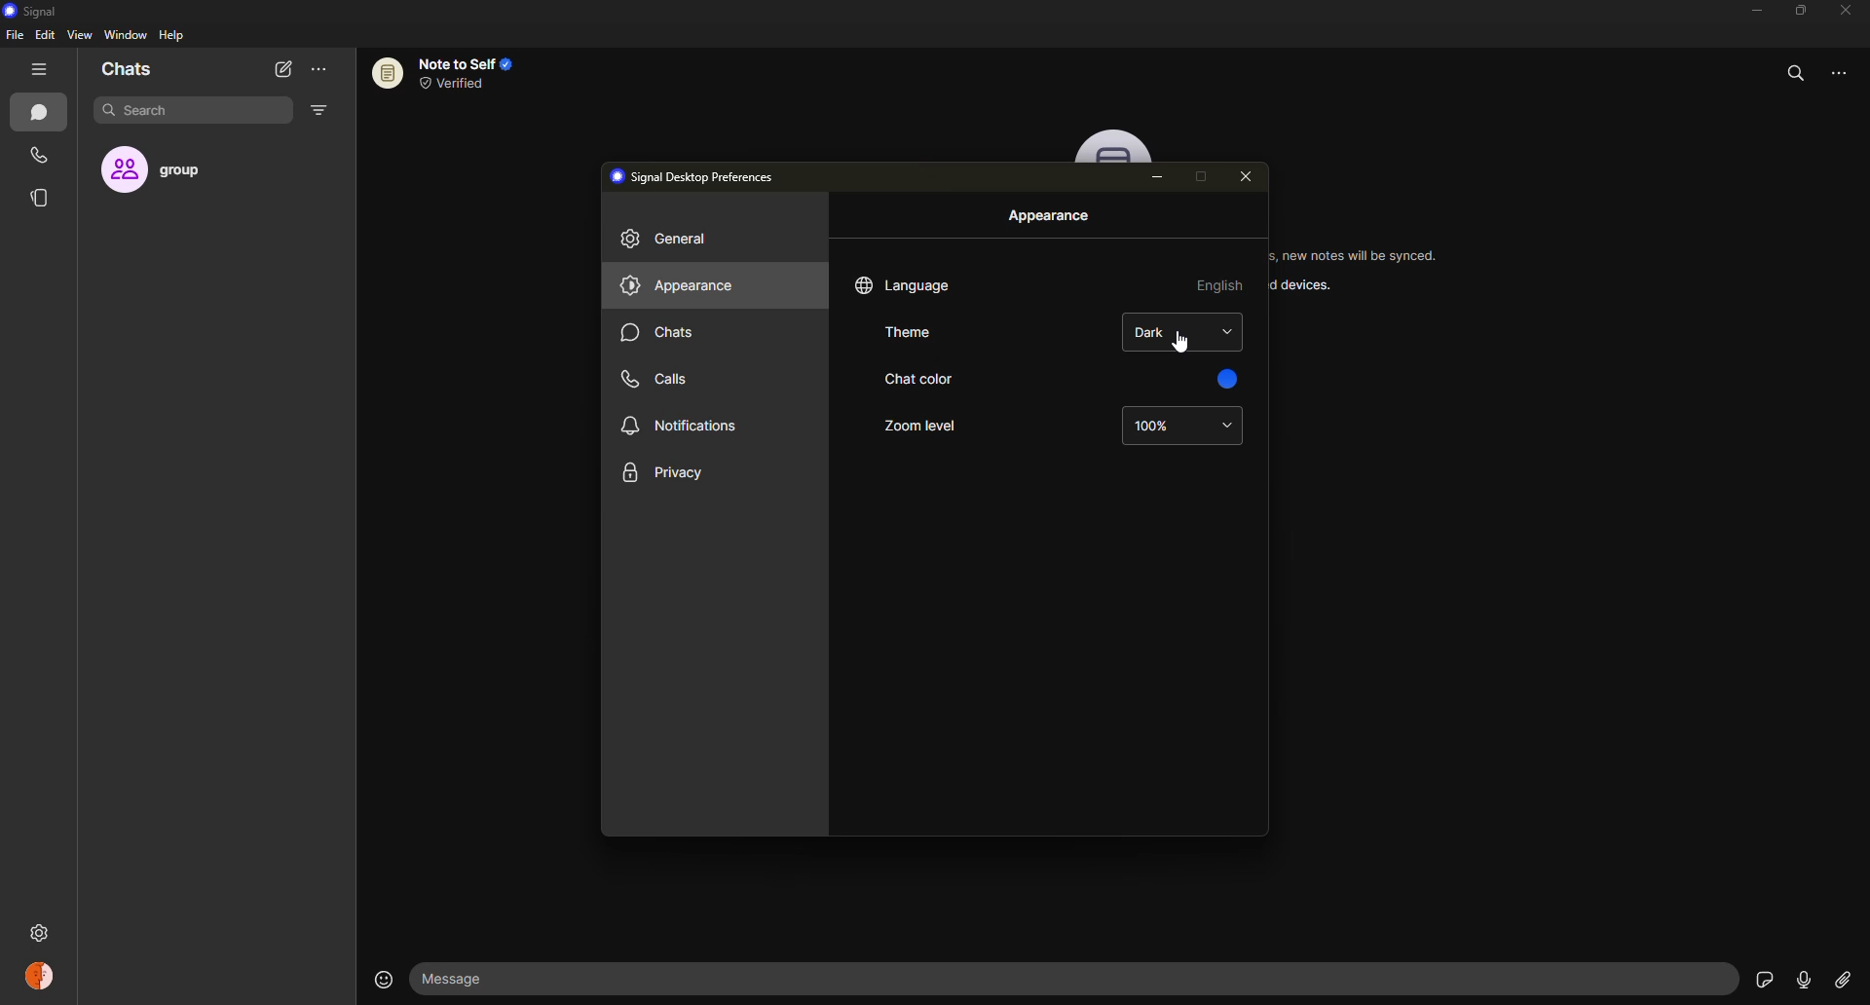 The height and width of the screenshot is (1005, 1870). I want to click on cursor, so click(1177, 348).